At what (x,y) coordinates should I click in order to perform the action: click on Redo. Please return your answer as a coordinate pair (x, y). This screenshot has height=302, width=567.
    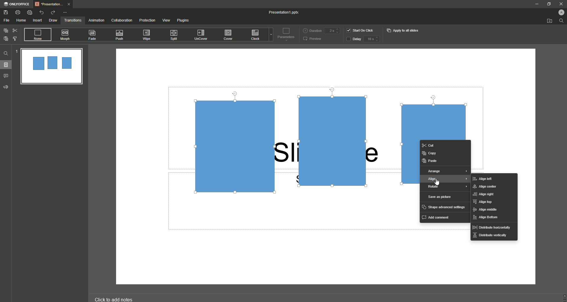
    Looking at the image, I should click on (53, 12).